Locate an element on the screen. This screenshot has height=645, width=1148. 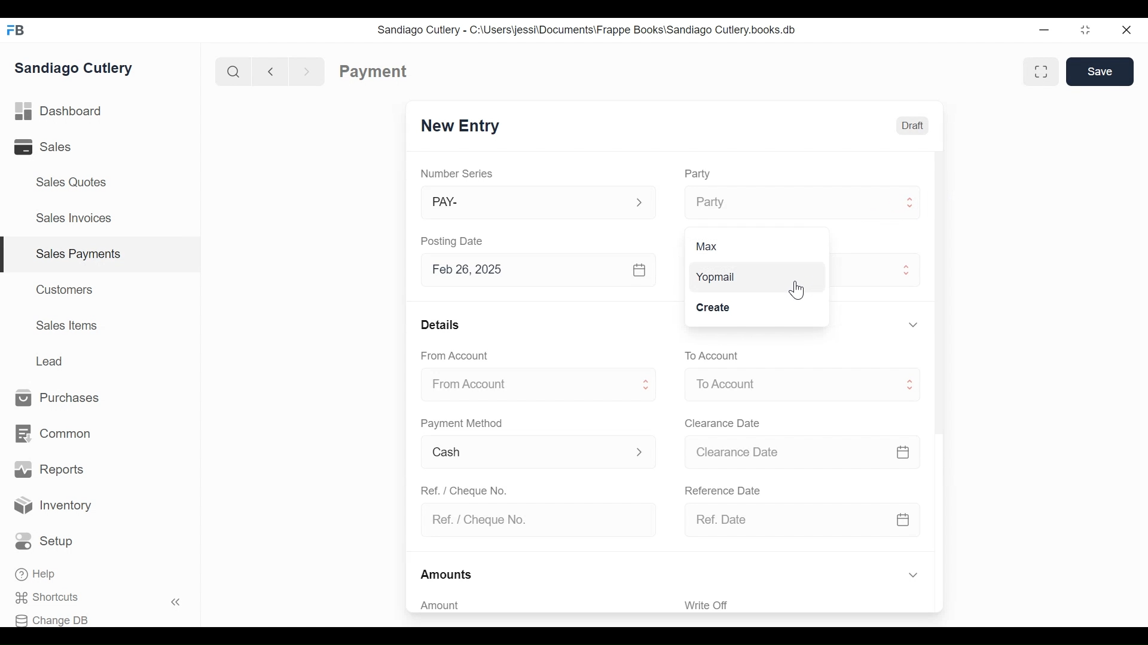
Restore is located at coordinates (1085, 31).